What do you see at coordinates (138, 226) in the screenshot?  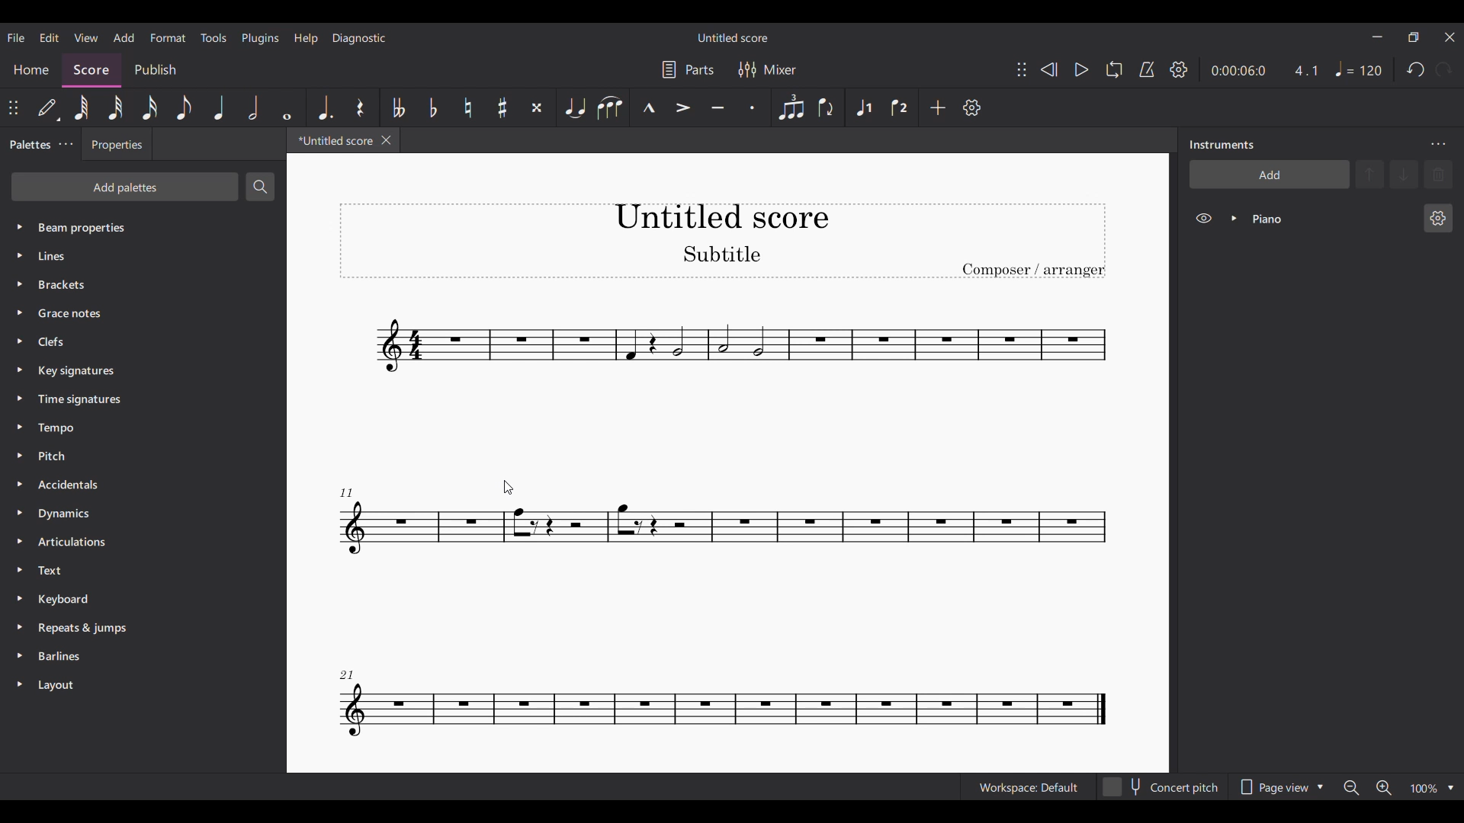 I see `Beam properties` at bounding box center [138, 226].